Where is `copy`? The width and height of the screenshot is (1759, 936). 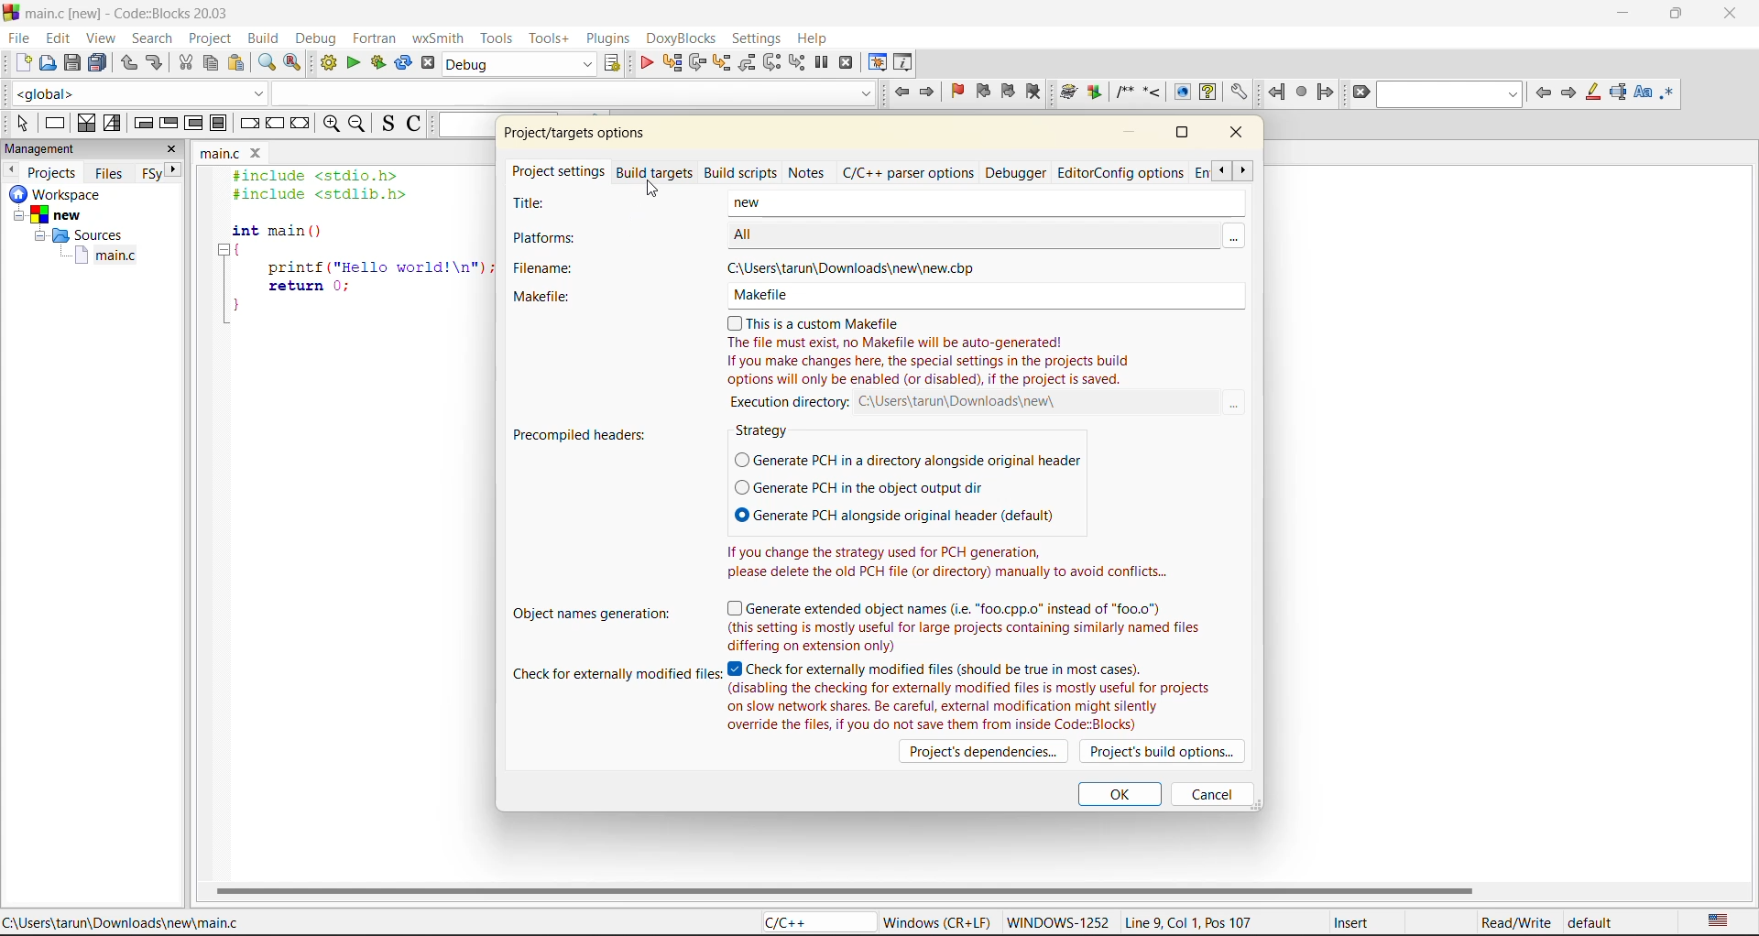 copy is located at coordinates (212, 62).